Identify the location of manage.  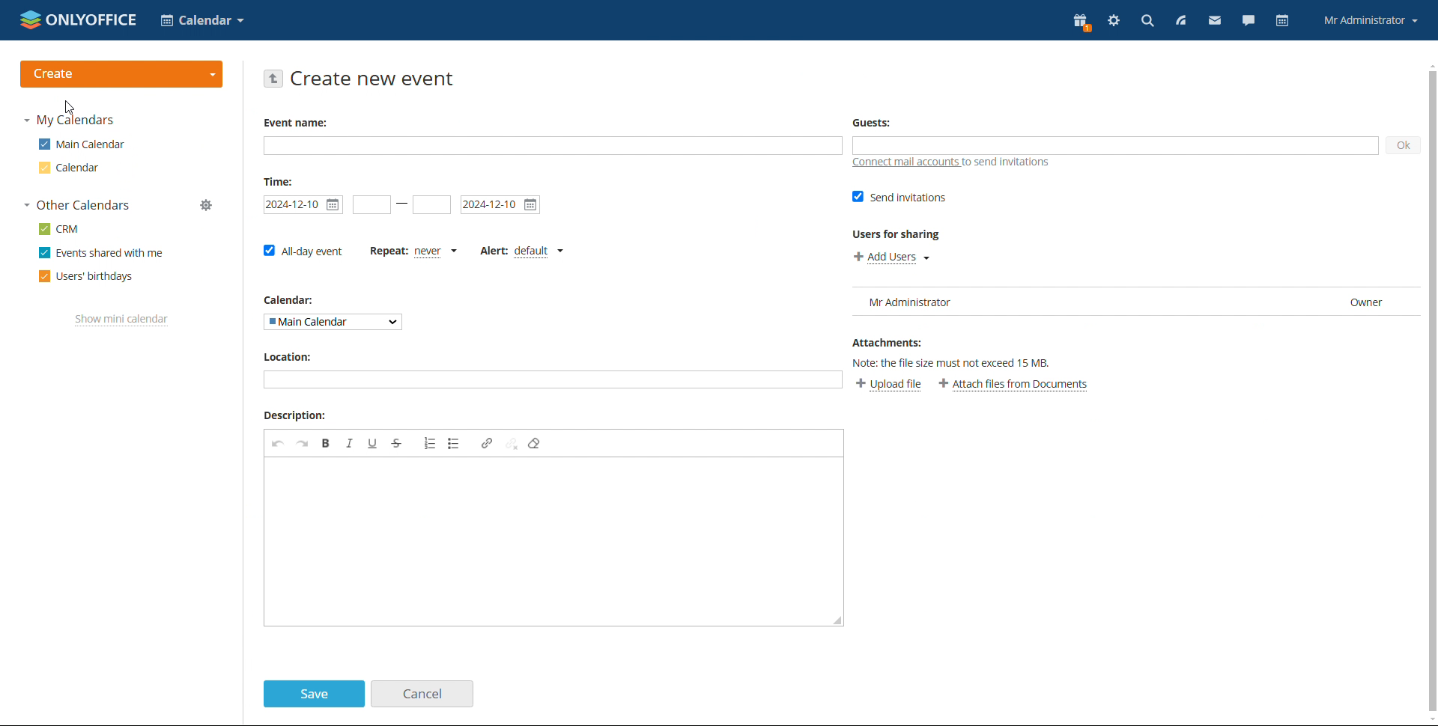
(207, 205).